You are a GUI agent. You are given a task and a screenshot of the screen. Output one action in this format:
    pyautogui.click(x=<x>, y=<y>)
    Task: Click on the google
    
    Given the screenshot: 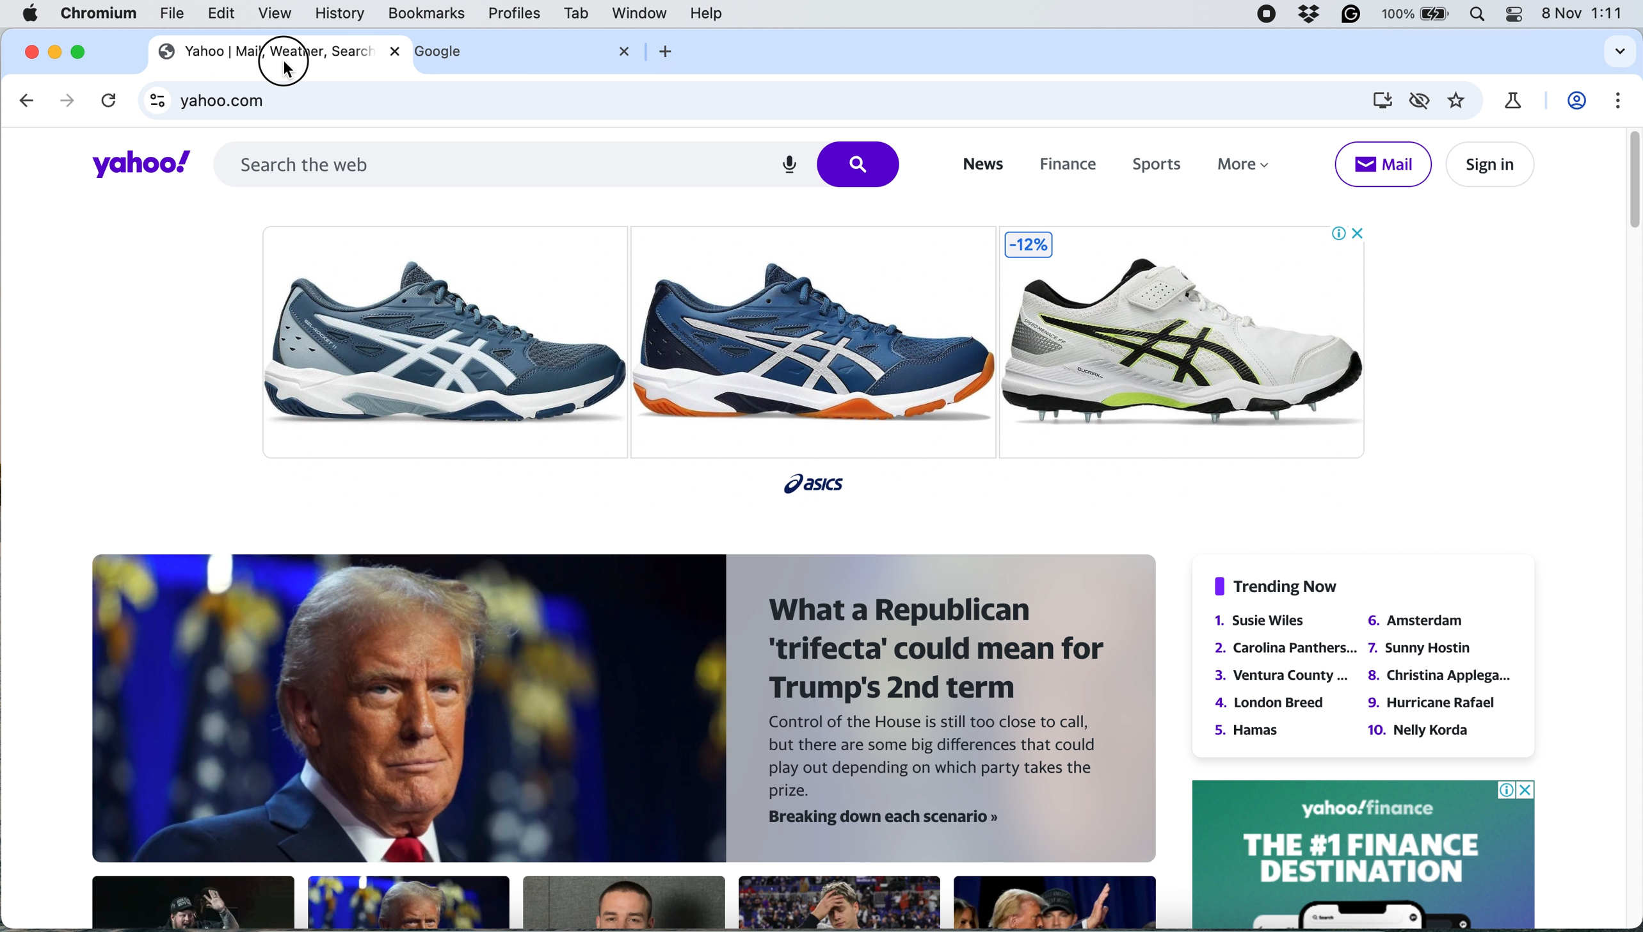 What is the action you would take?
    pyautogui.click(x=458, y=52)
    